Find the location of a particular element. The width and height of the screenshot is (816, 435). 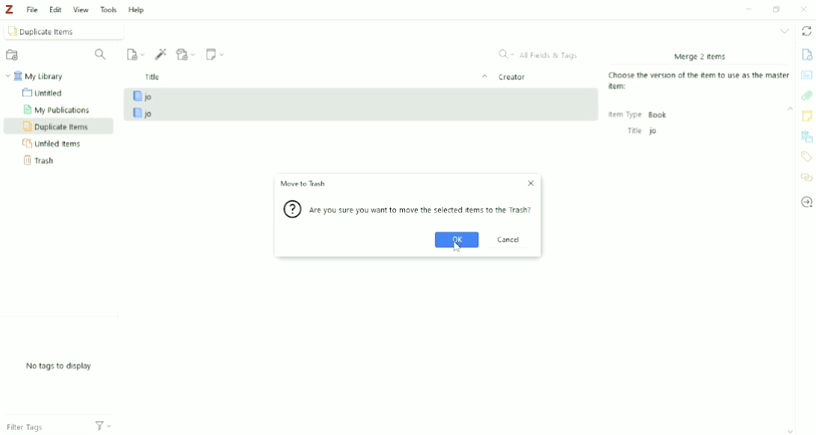

Related is located at coordinates (806, 178).